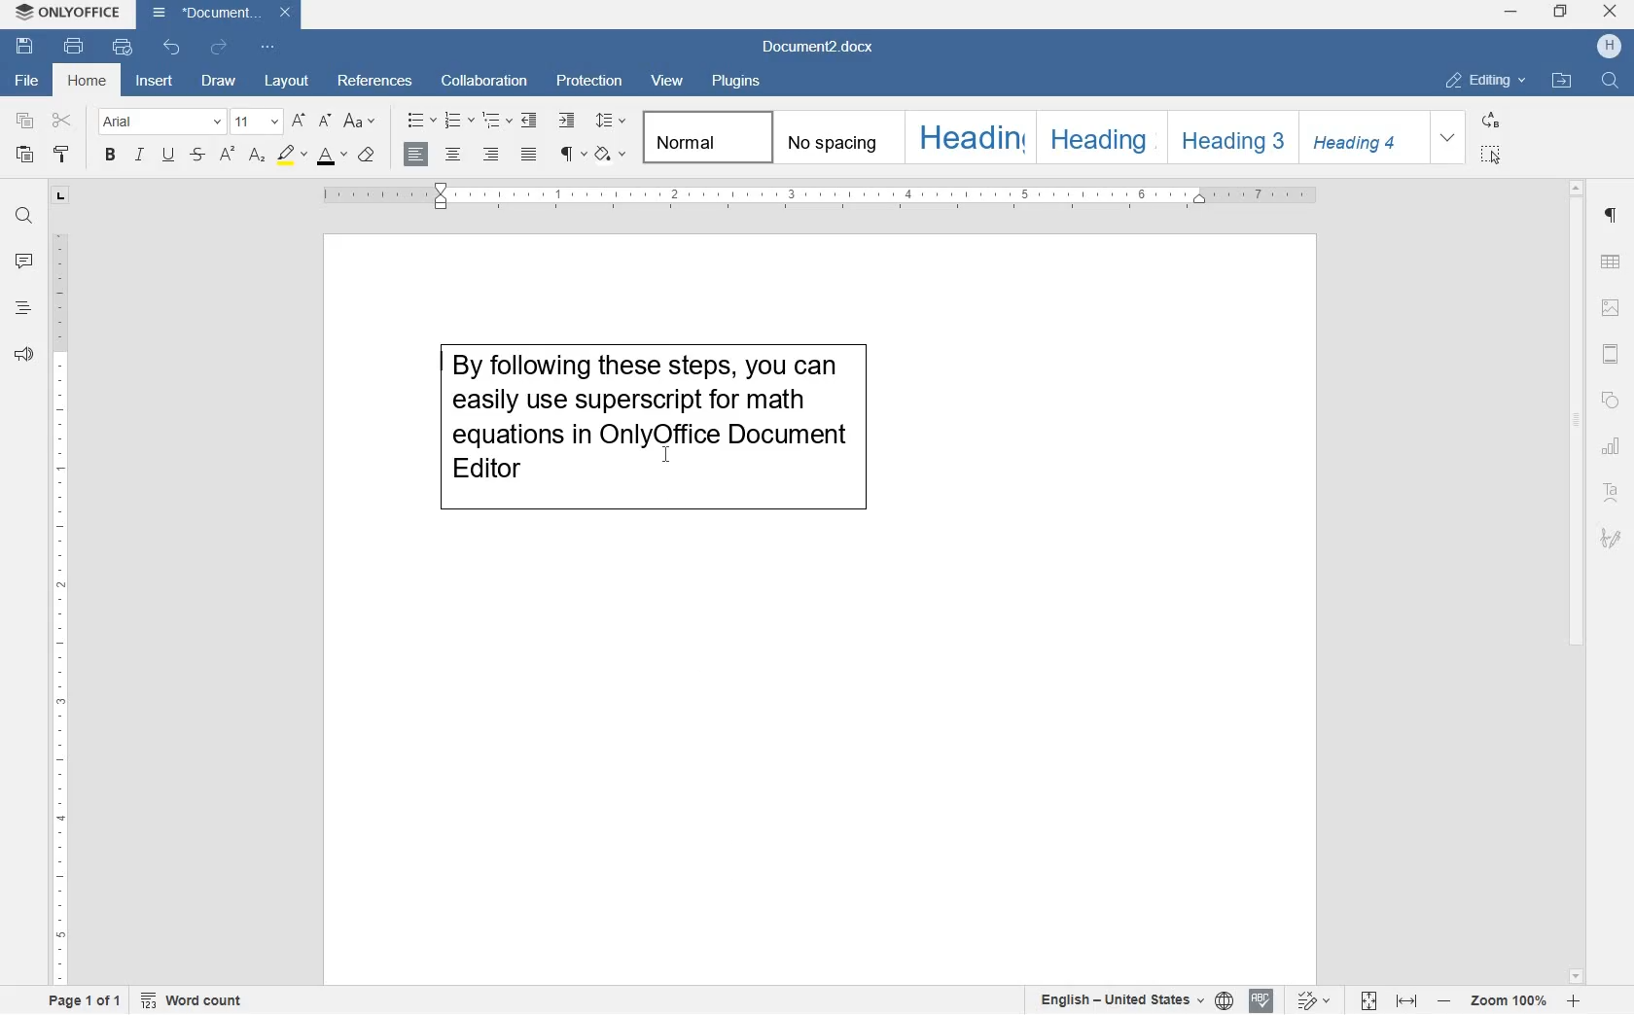 The image size is (1634, 1015). What do you see at coordinates (835, 137) in the screenshot?
I see `No spacing` at bounding box center [835, 137].